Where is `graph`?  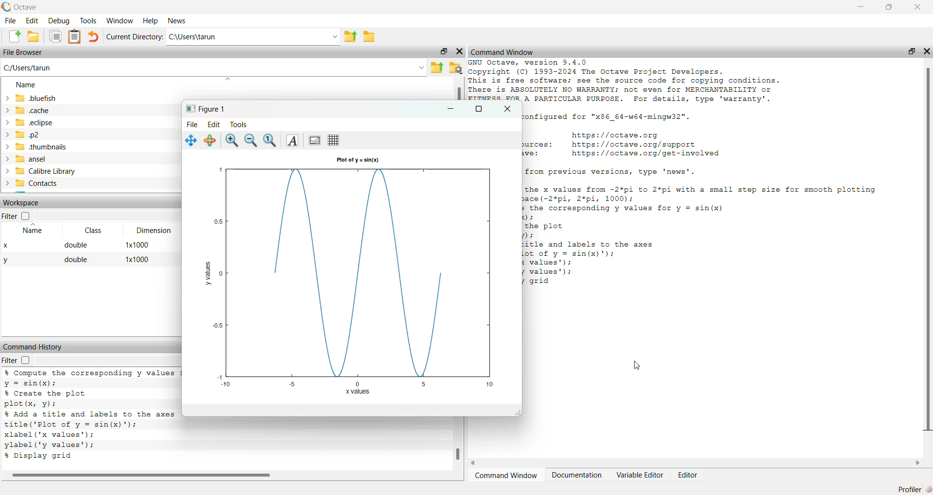
graph is located at coordinates (353, 277).